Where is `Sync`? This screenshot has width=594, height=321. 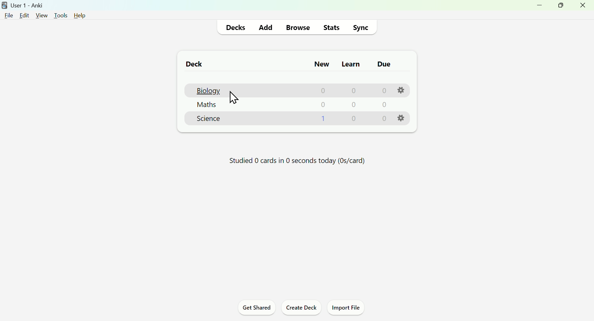 Sync is located at coordinates (360, 28).